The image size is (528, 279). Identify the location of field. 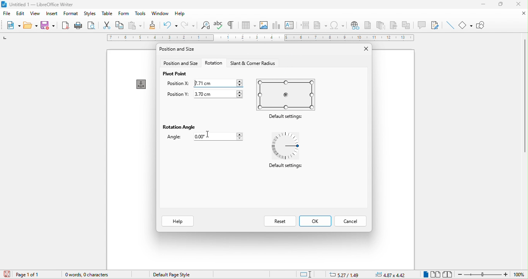
(320, 24).